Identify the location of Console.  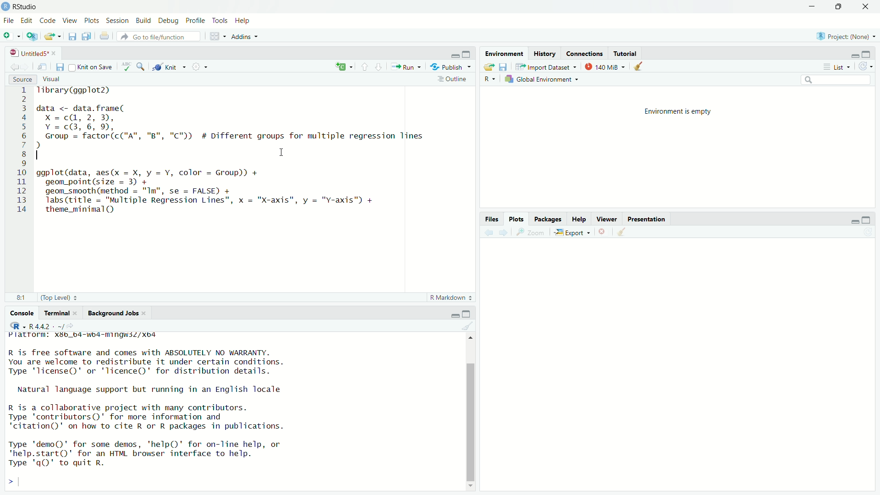
(16, 313).